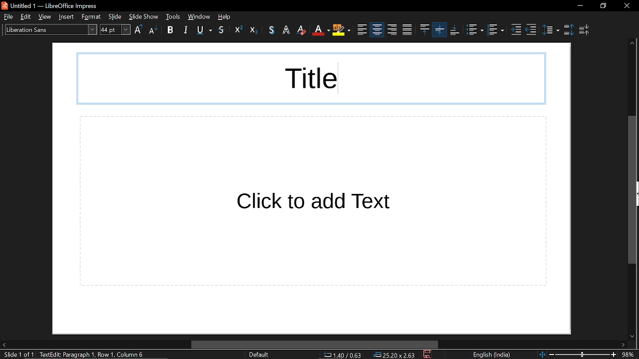 The width and height of the screenshot is (639, 359). Describe the element at coordinates (311, 78) in the screenshot. I see `click to add title` at that location.